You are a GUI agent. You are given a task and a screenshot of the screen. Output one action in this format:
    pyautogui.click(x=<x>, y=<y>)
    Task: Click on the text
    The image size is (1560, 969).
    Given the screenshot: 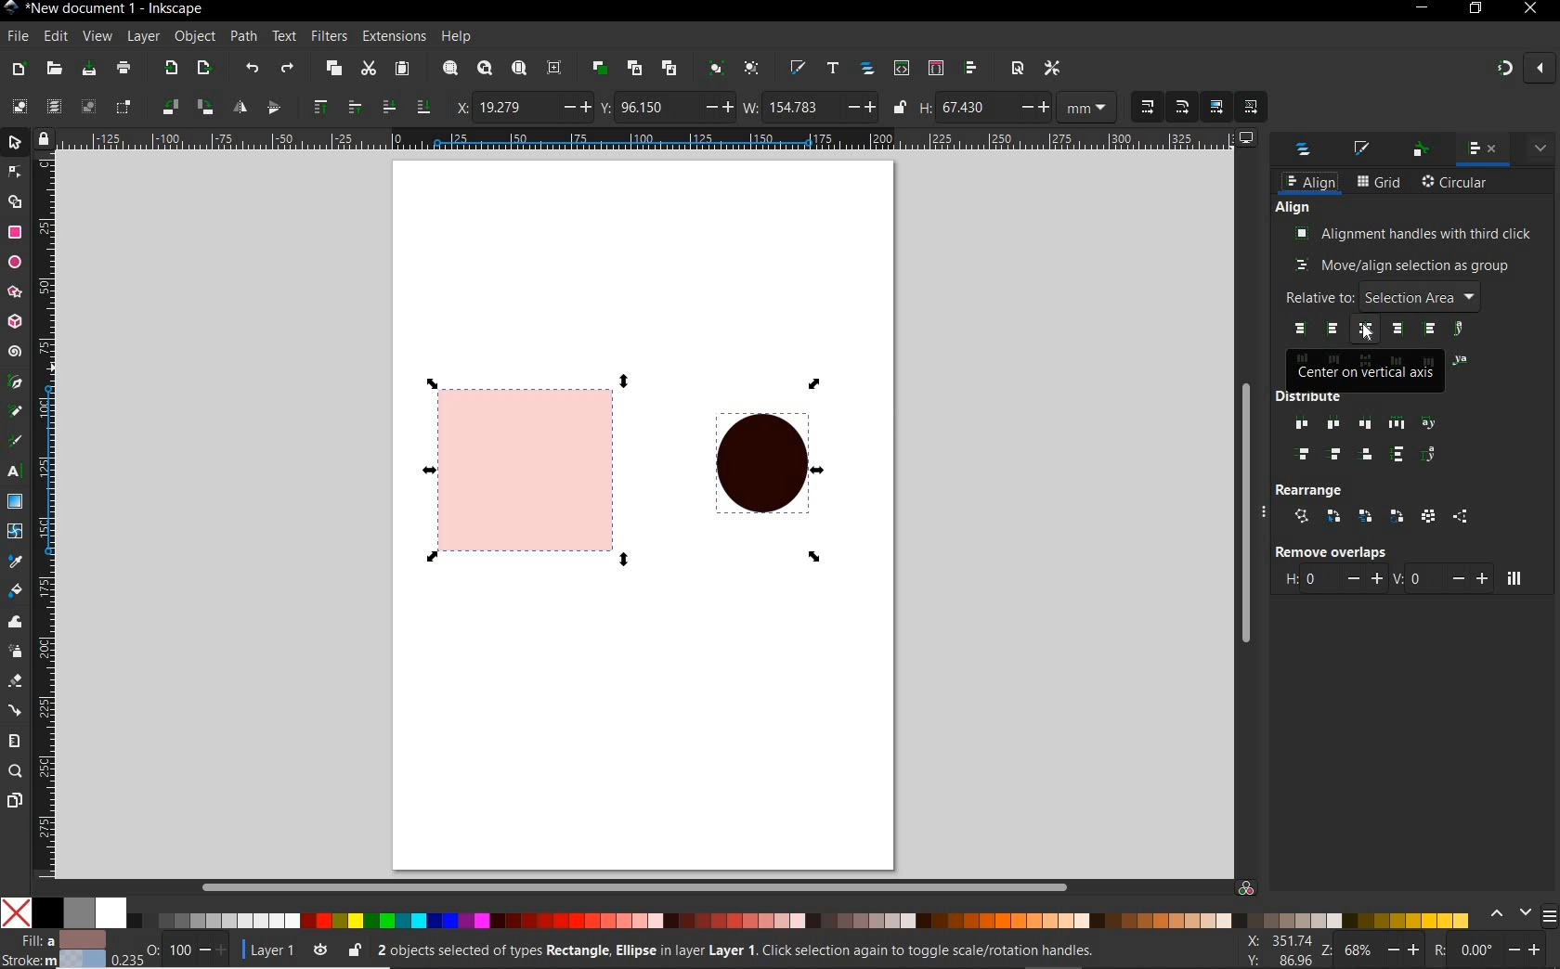 What is the action you would take?
    pyautogui.click(x=285, y=36)
    